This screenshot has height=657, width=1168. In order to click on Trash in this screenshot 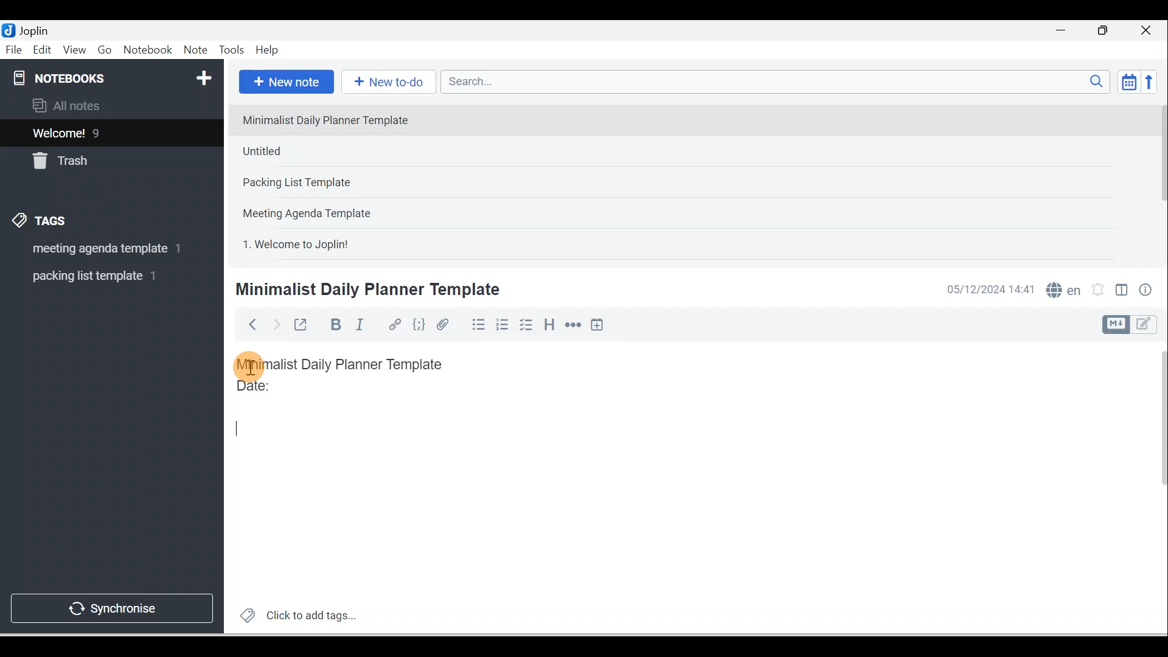, I will do `click(89, 158)`.